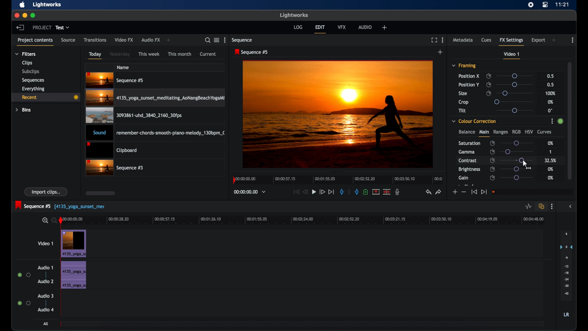 This screenshot has height=331, width=588. I want to click on mic, so click(398, 192).